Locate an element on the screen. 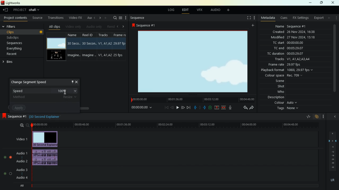 Image resolution: width=339 pixels, height=190 pixels. scroll is located at coordinates (77, 107).